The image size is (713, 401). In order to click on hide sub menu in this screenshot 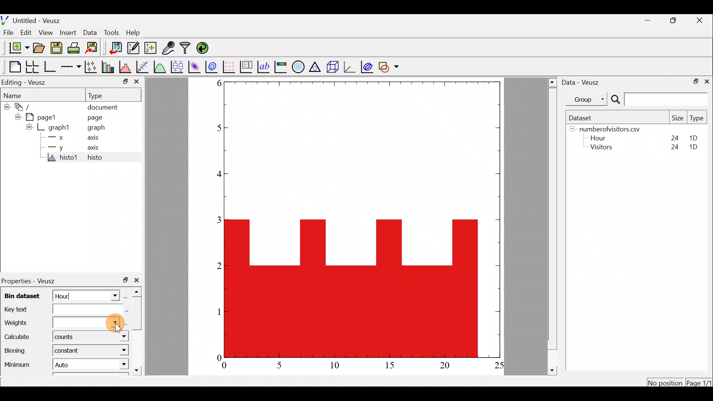, I will do `click(5, 106)`.